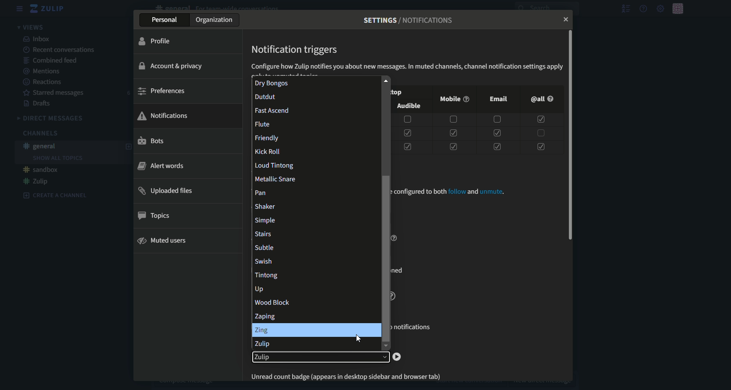 Image resolution: width=731 pixels, height=390 pixels. Describe the element at coordinates (625, 9) in the screenshot. I see `show user list` at that location.